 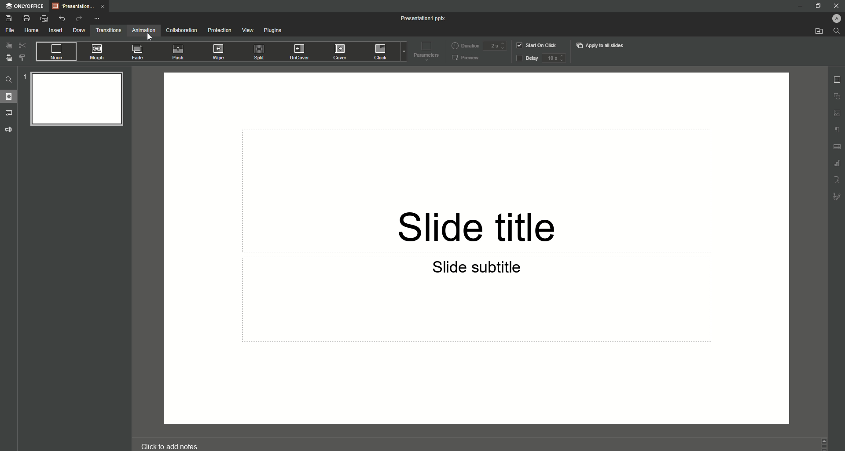 I want to click on Minimize, so click(x=799, y=6).